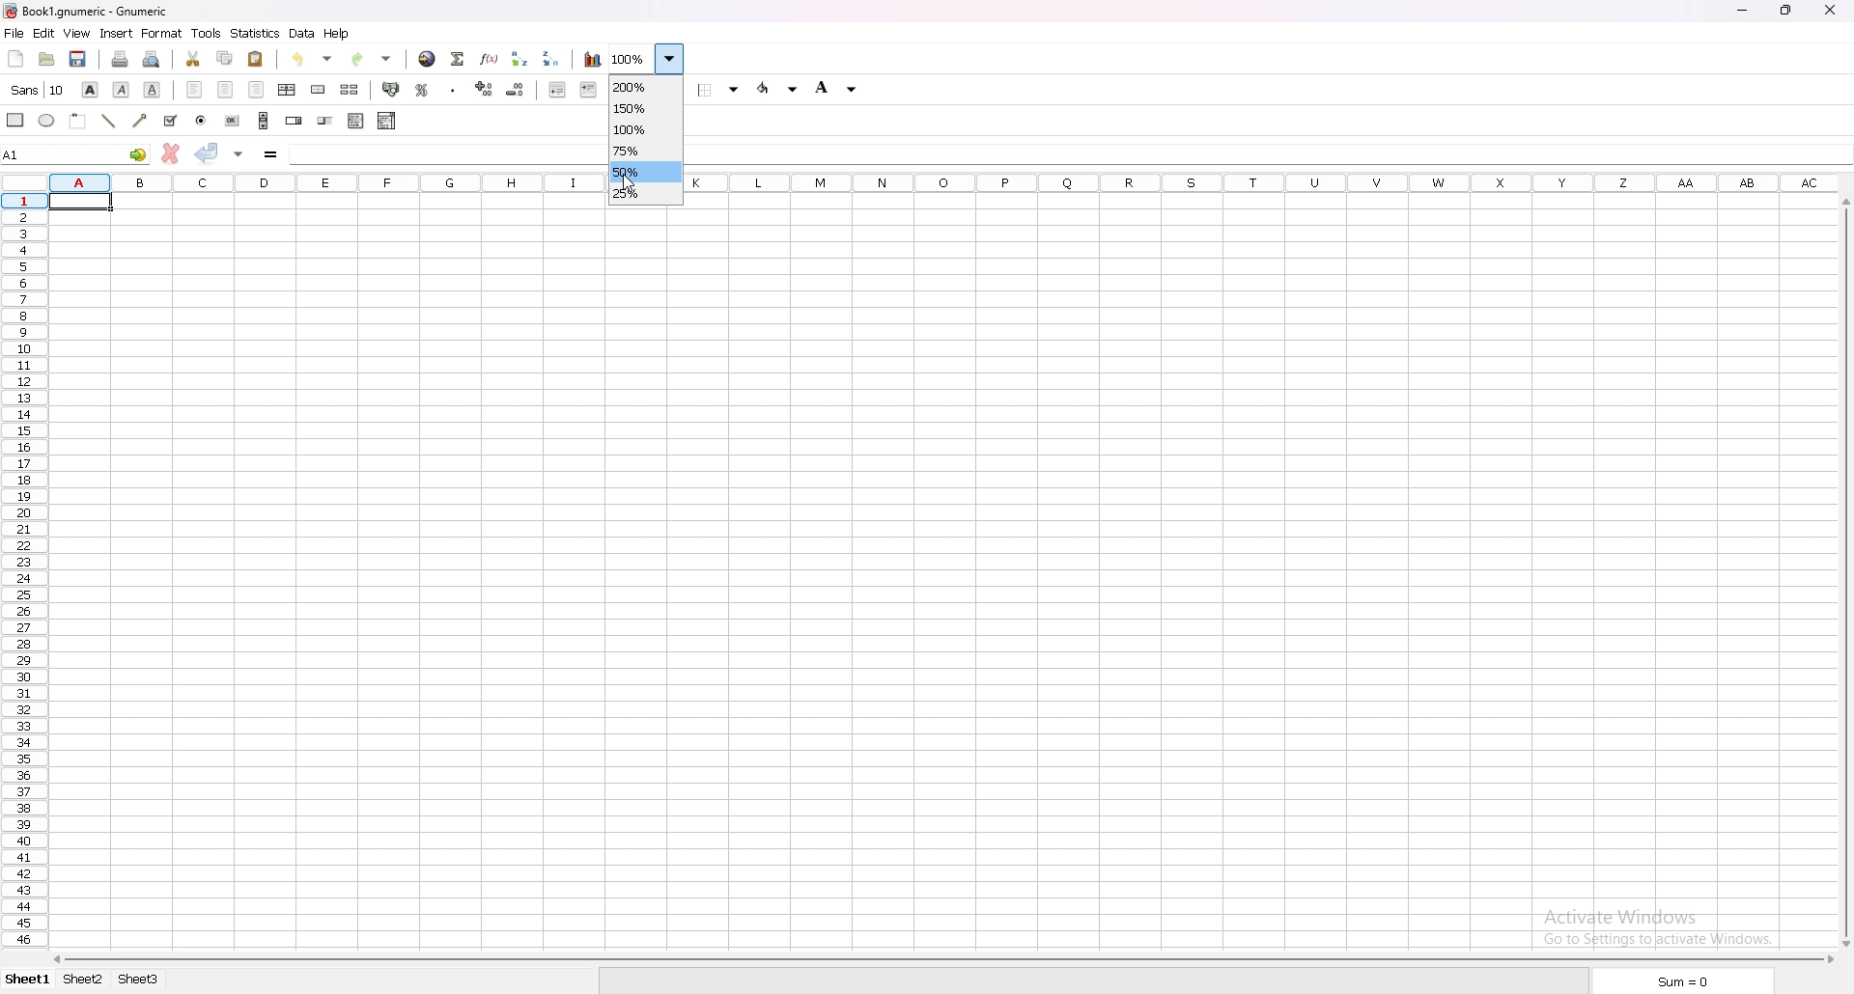  Describe the element at coordinates (646, 86) in the screenshot. I see `200%` at that location.